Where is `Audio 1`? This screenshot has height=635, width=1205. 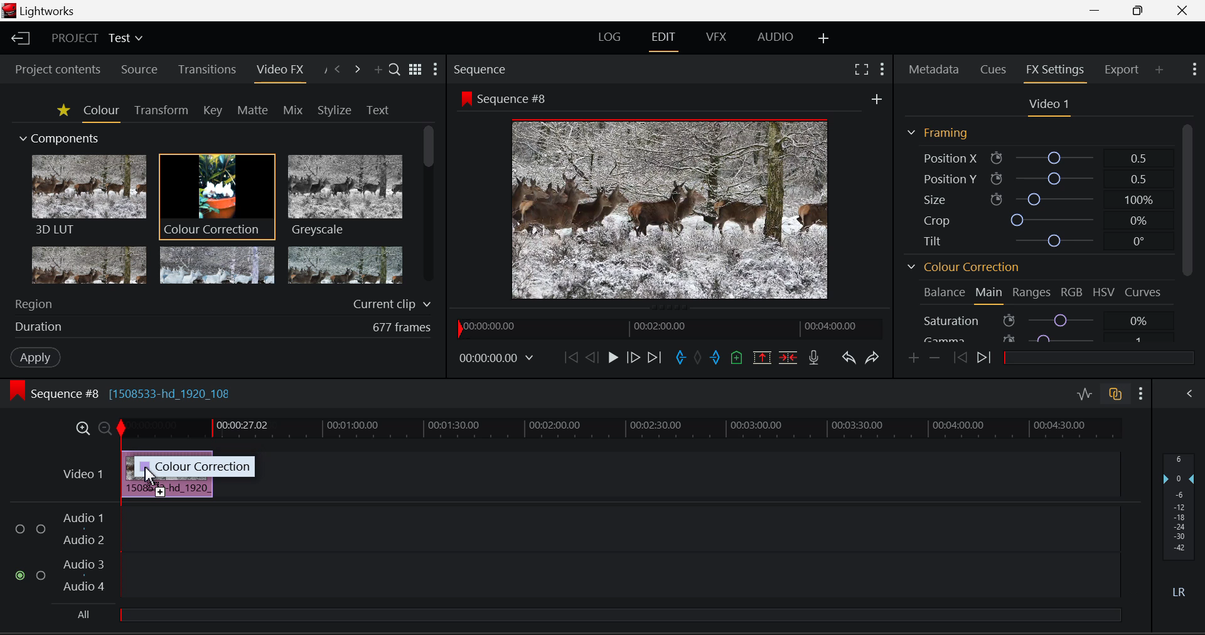 Audio 1 is located at coordinates (83, 518).